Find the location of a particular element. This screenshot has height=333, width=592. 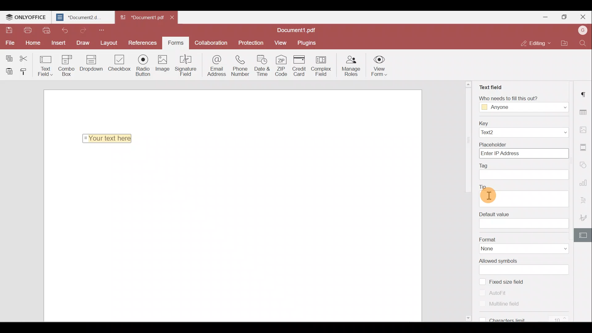

Image is located at coordinates (165, 65).